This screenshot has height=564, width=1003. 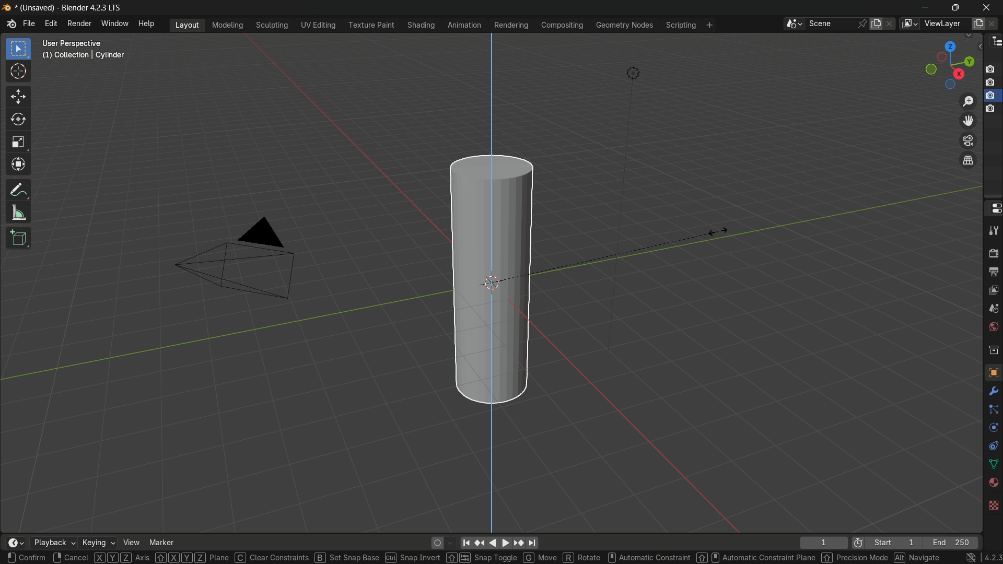 I want to click on (1) Collection | Cylinder, so click(x=84, y=56).